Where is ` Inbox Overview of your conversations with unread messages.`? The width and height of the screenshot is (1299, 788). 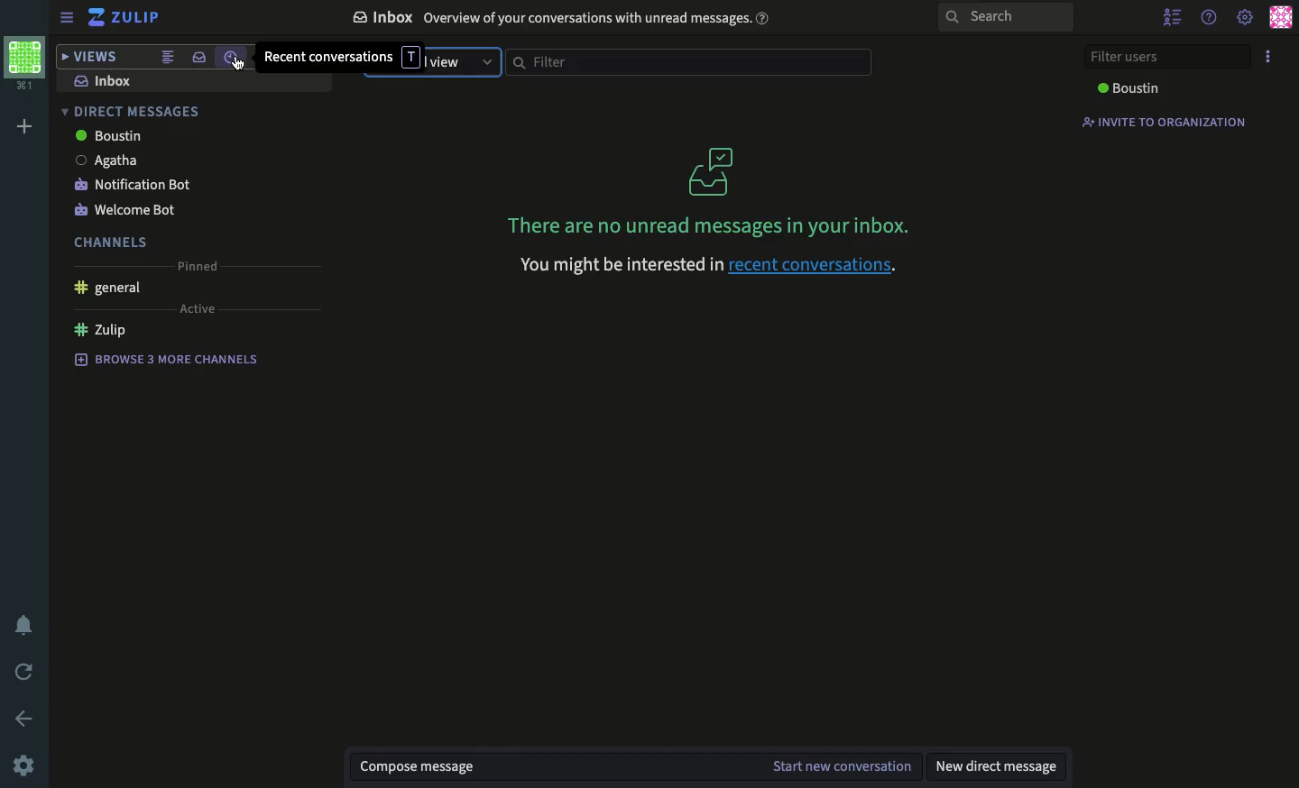  Inbox Overview of your conversations with unread messages. is located at coordinates (559, 18).